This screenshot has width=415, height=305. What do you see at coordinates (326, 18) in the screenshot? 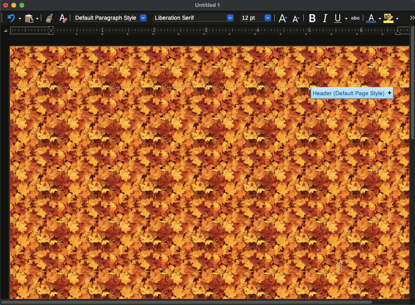
I see `italics` at bounding box center [326, 18].